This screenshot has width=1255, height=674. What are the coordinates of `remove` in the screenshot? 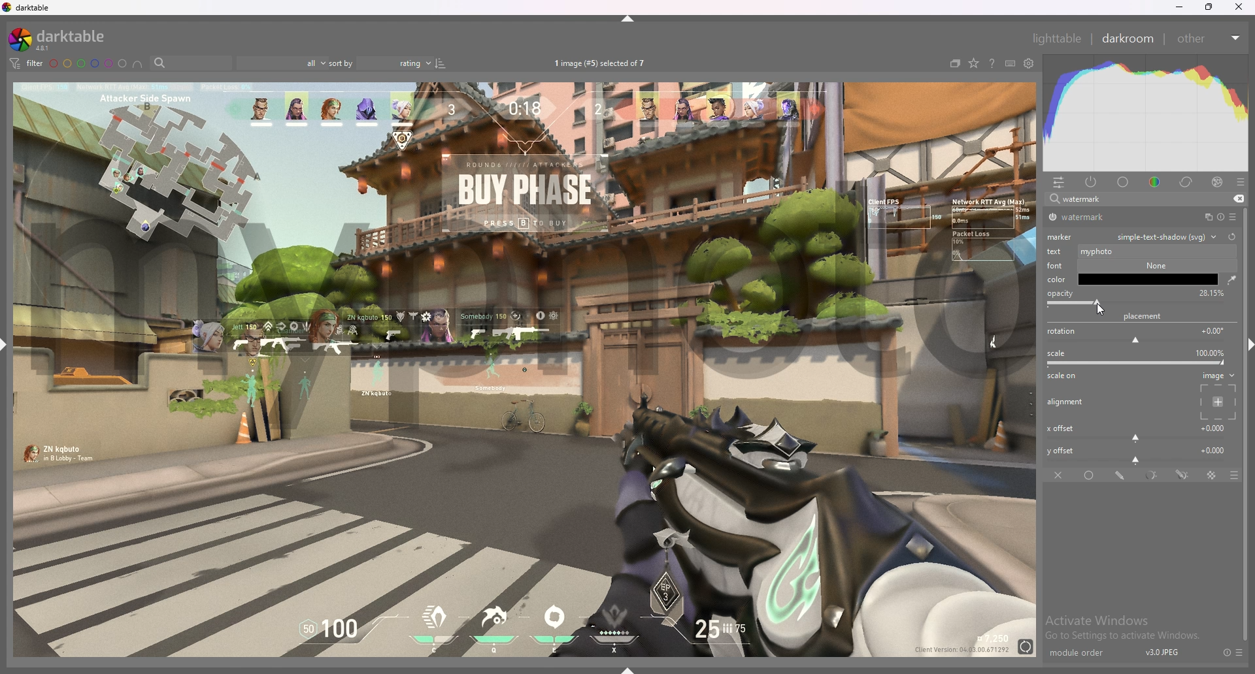 It's located at (1237, 199).